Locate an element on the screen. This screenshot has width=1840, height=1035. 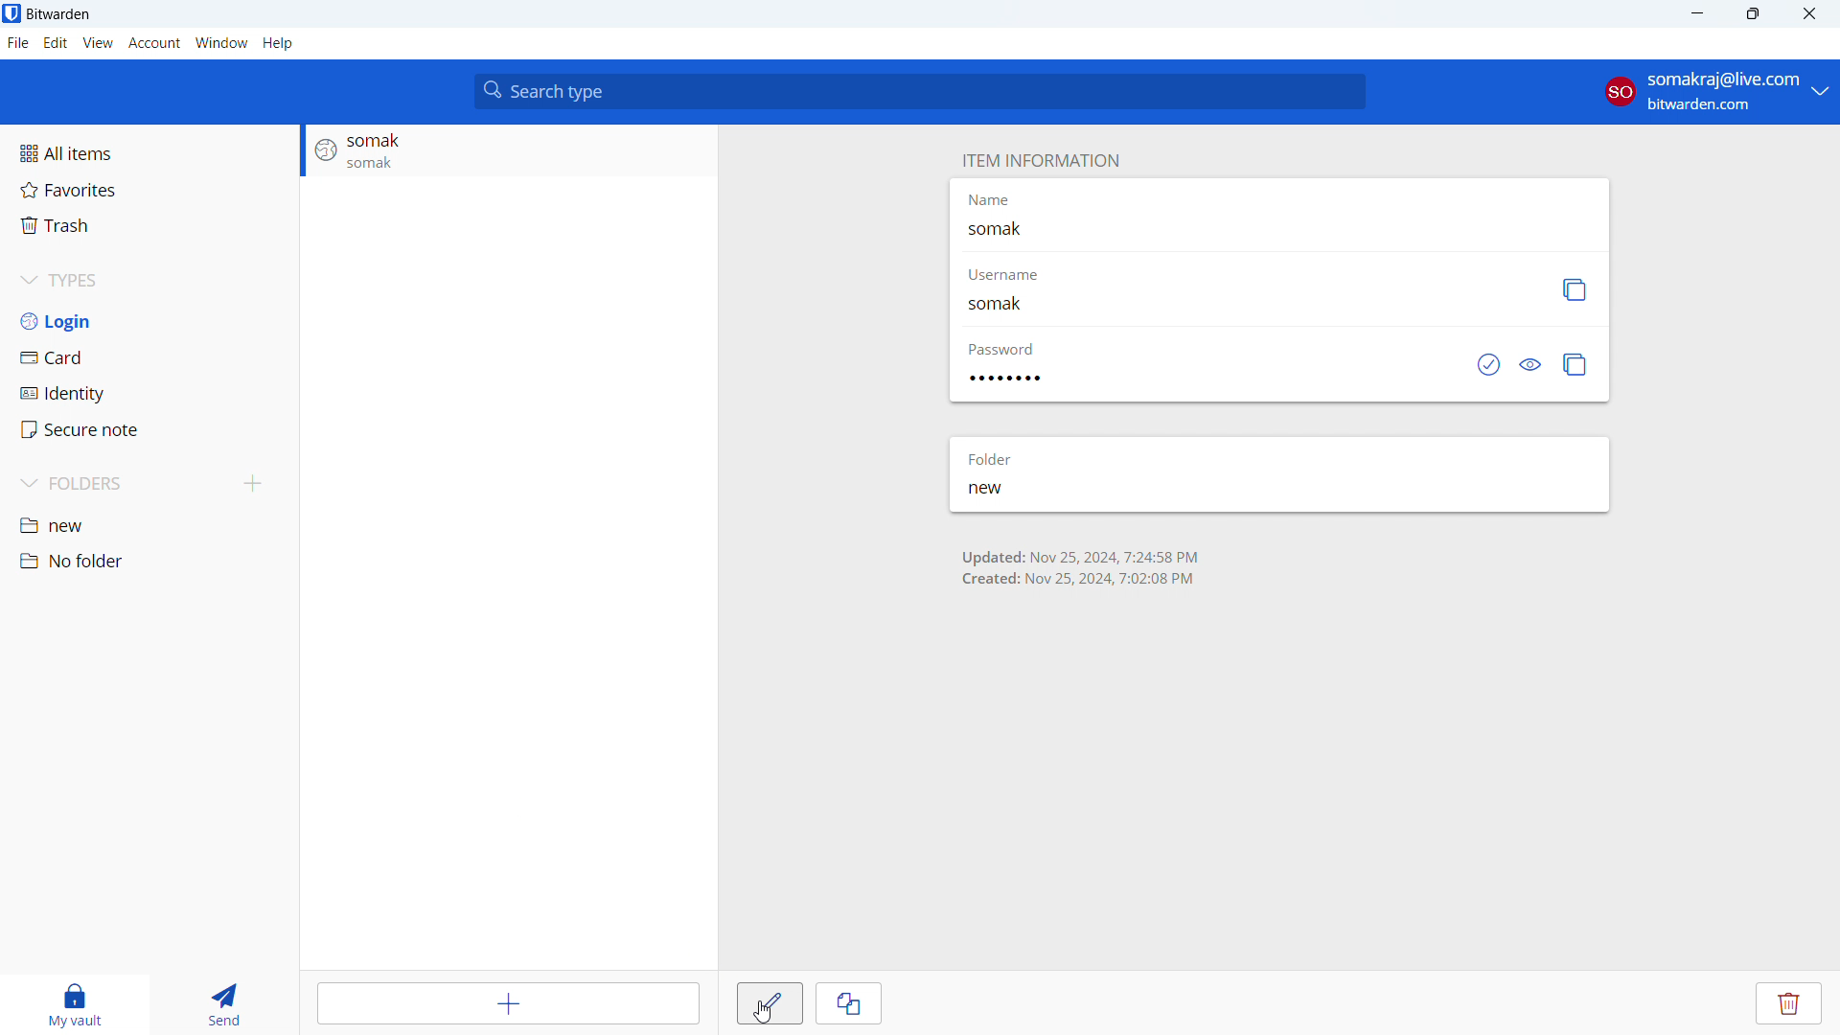
login entry is located at coordinates (508, 151).